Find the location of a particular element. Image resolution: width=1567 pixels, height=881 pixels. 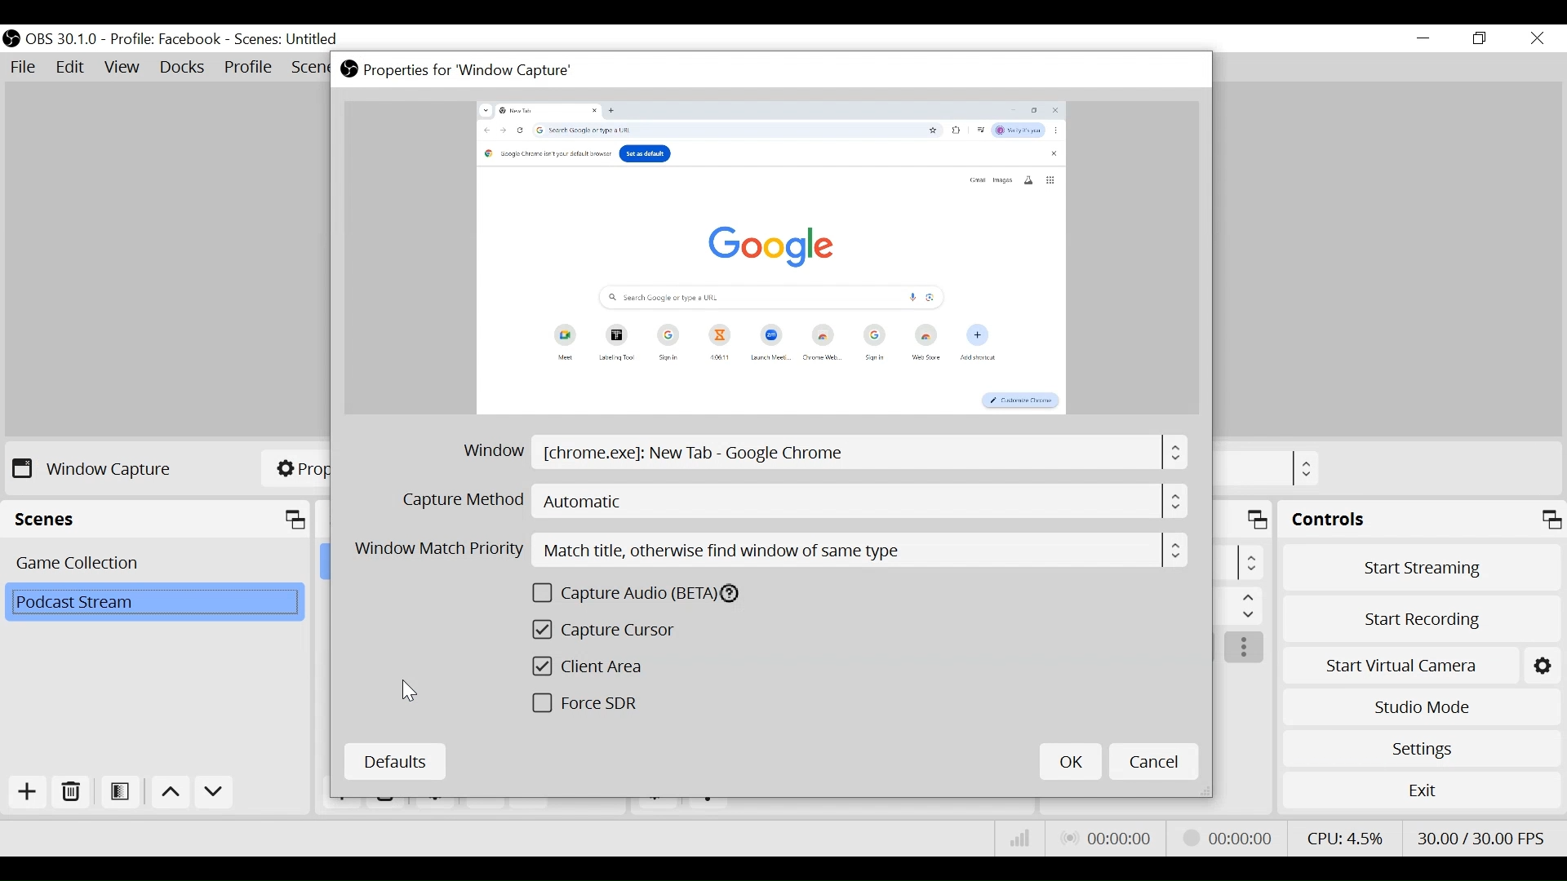

Cancel is located at coordinates (1154, 762).